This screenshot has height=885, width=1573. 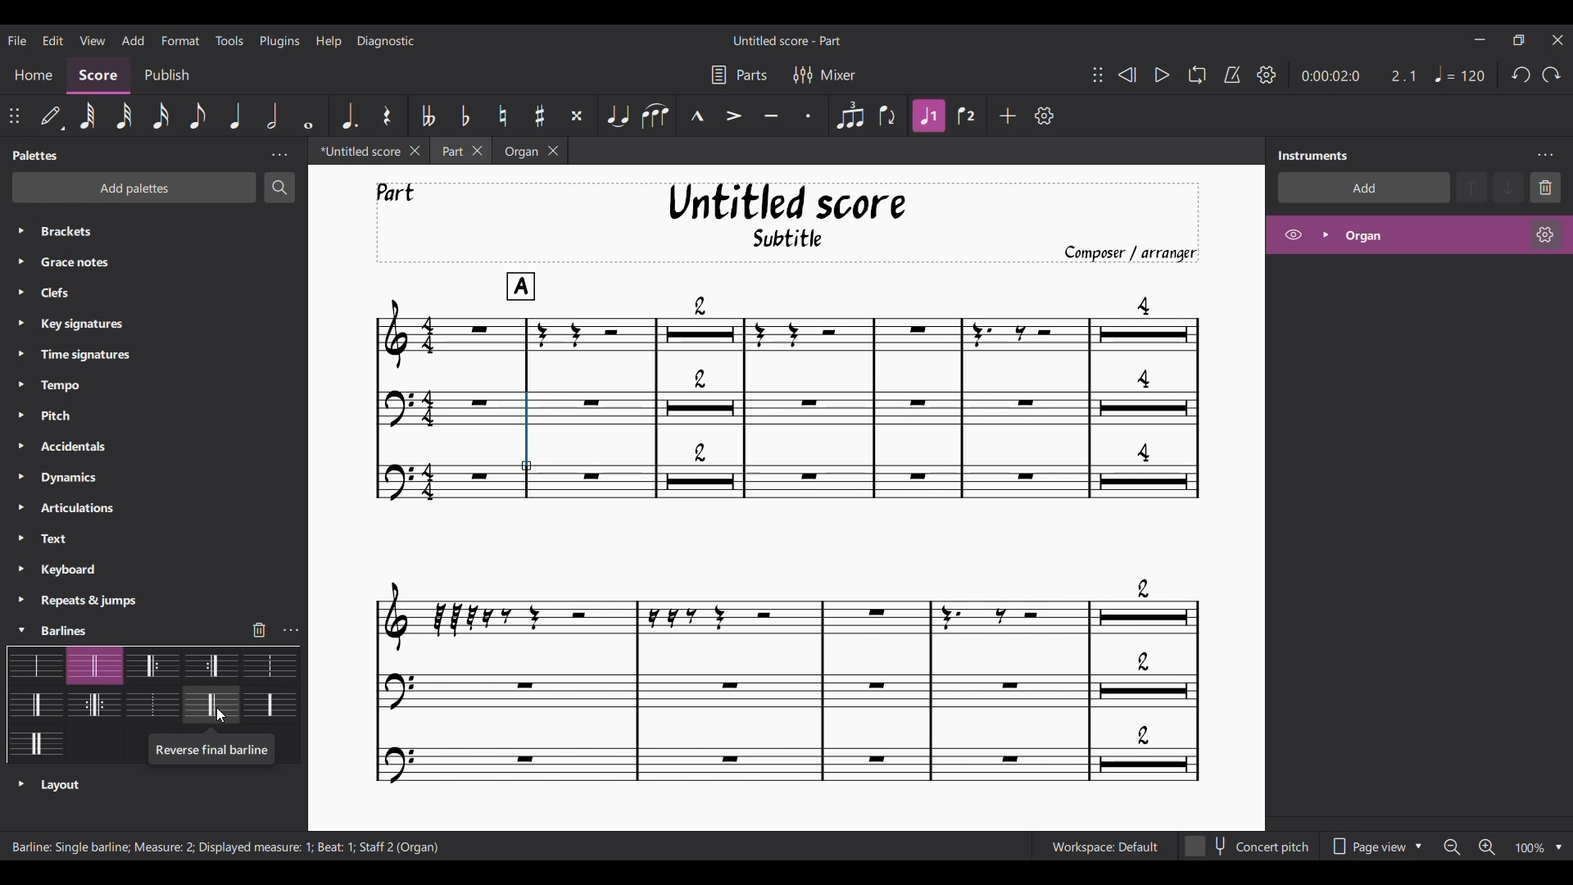 What do you see at coordinates (527, 432) in the screenshot?
I see `Selected bar line highlighted` at bounding box center [527, 432].